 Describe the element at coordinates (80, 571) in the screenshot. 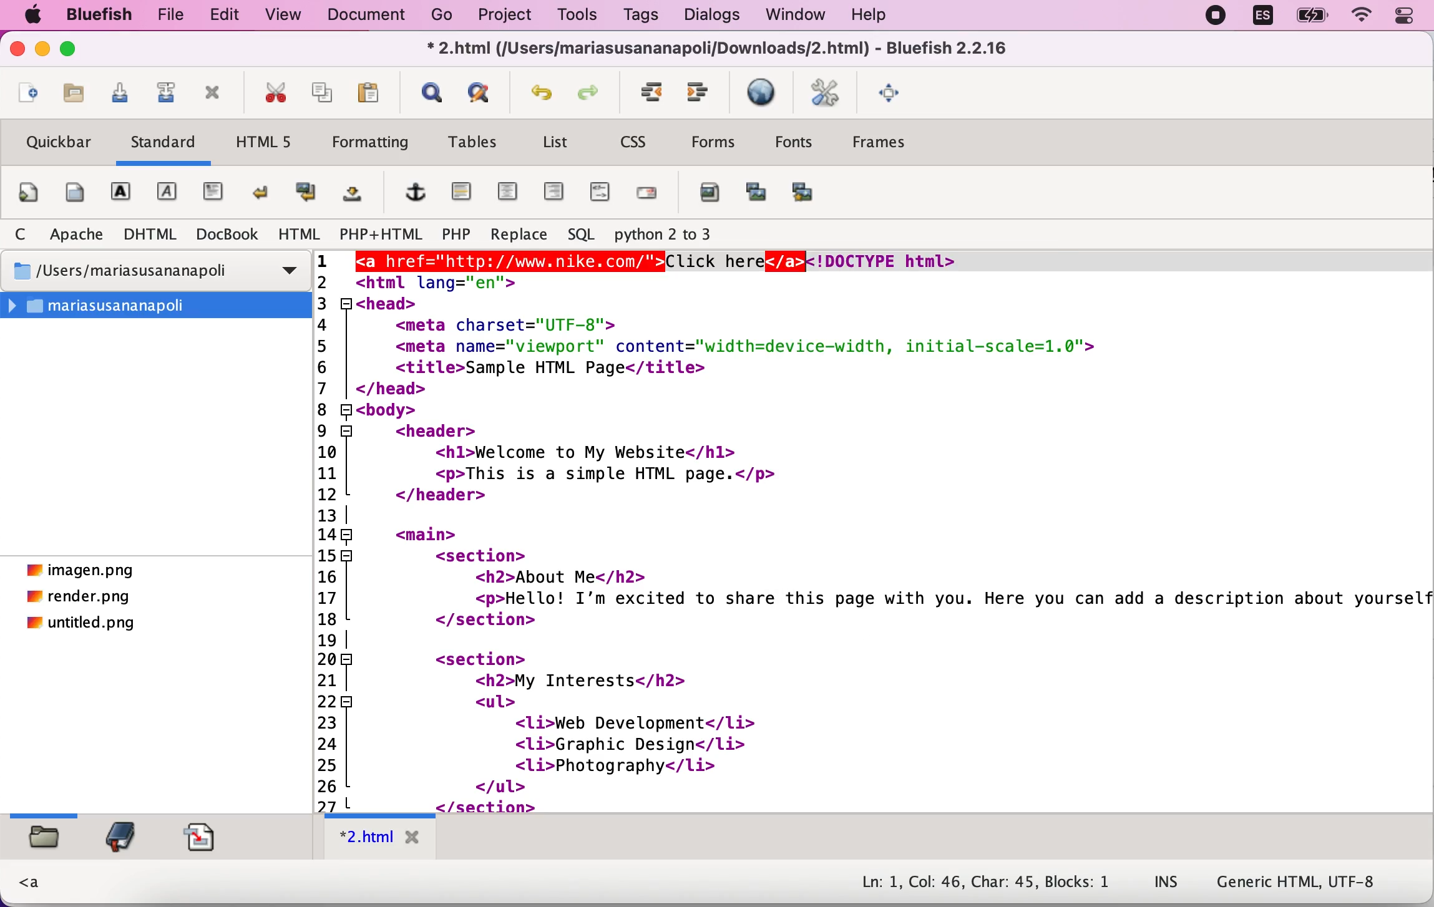

I see `imagen.png` at that location.